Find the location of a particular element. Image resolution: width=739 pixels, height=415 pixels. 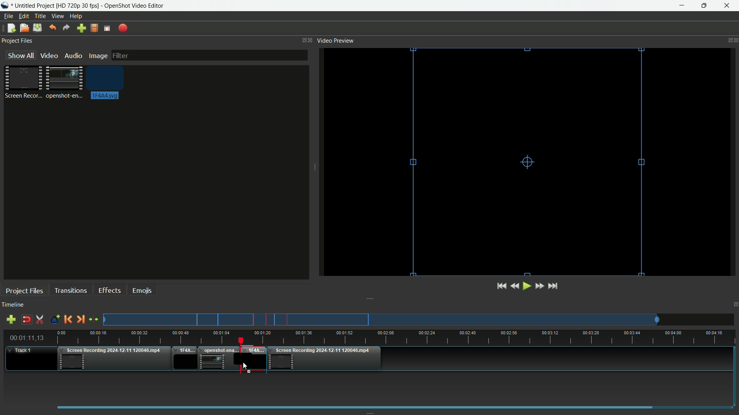

Effects is located at coordinates (109, 290).